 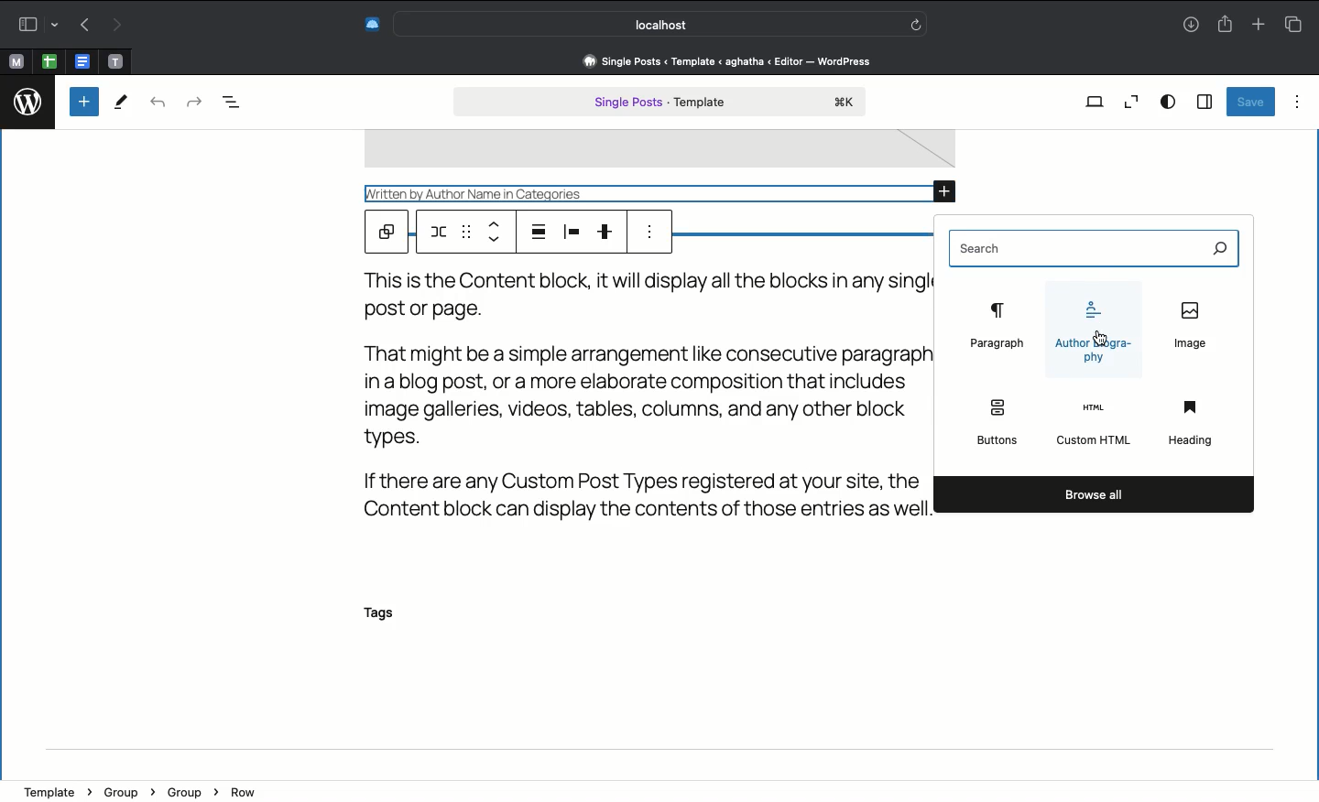 I want to click on New tab, so click(x=1259, y=26).